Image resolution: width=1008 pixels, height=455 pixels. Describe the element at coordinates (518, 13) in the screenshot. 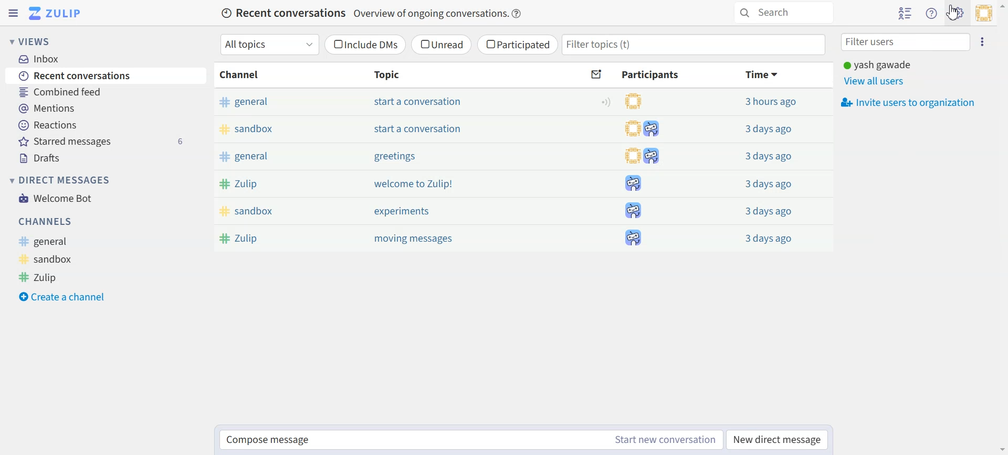

I see `Info` at that location.